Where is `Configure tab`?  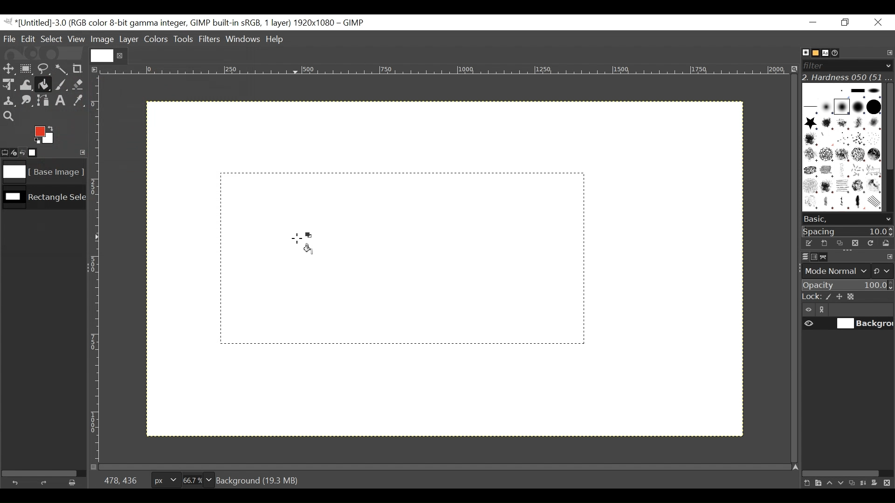 Configure tab is located at coordinates (888, 53).